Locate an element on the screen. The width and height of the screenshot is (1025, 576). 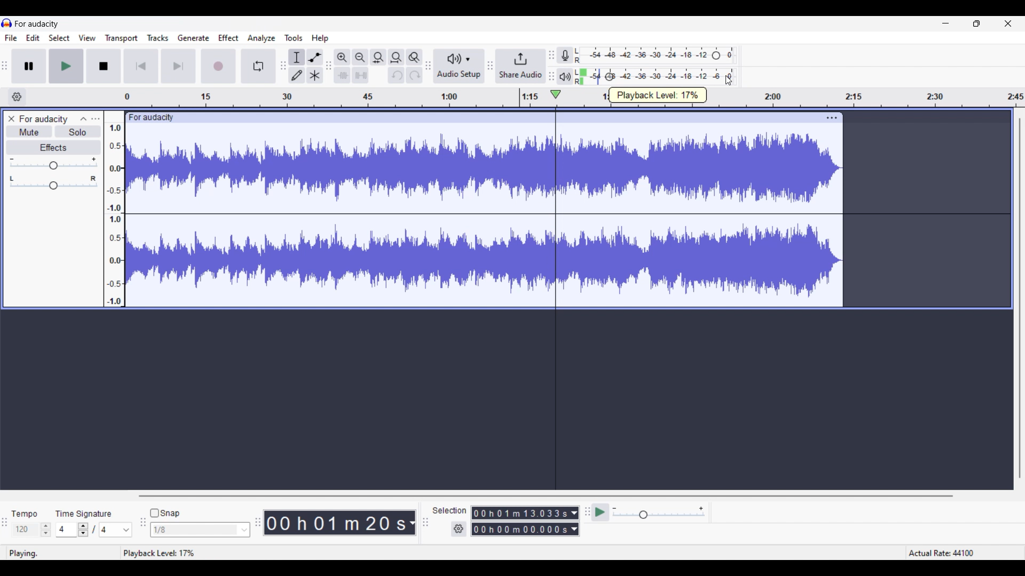
Track settings is located at coordinates (832, 117).